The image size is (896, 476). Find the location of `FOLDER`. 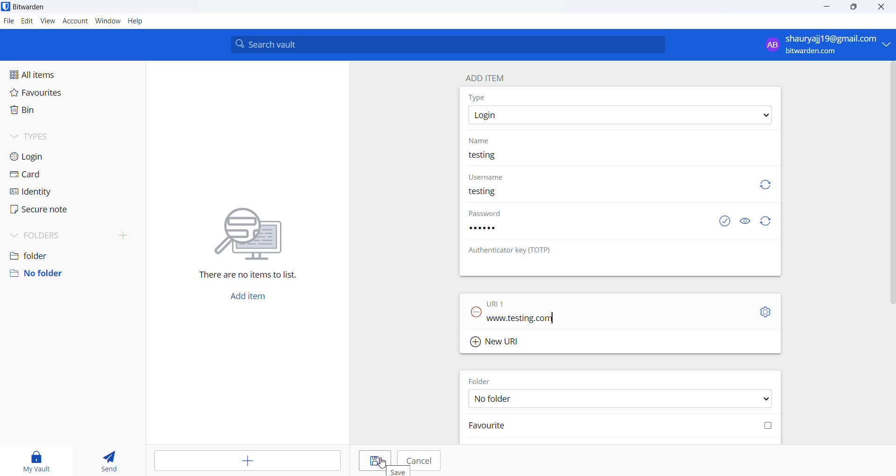

FOLDER is located at coordinates (482, 380).